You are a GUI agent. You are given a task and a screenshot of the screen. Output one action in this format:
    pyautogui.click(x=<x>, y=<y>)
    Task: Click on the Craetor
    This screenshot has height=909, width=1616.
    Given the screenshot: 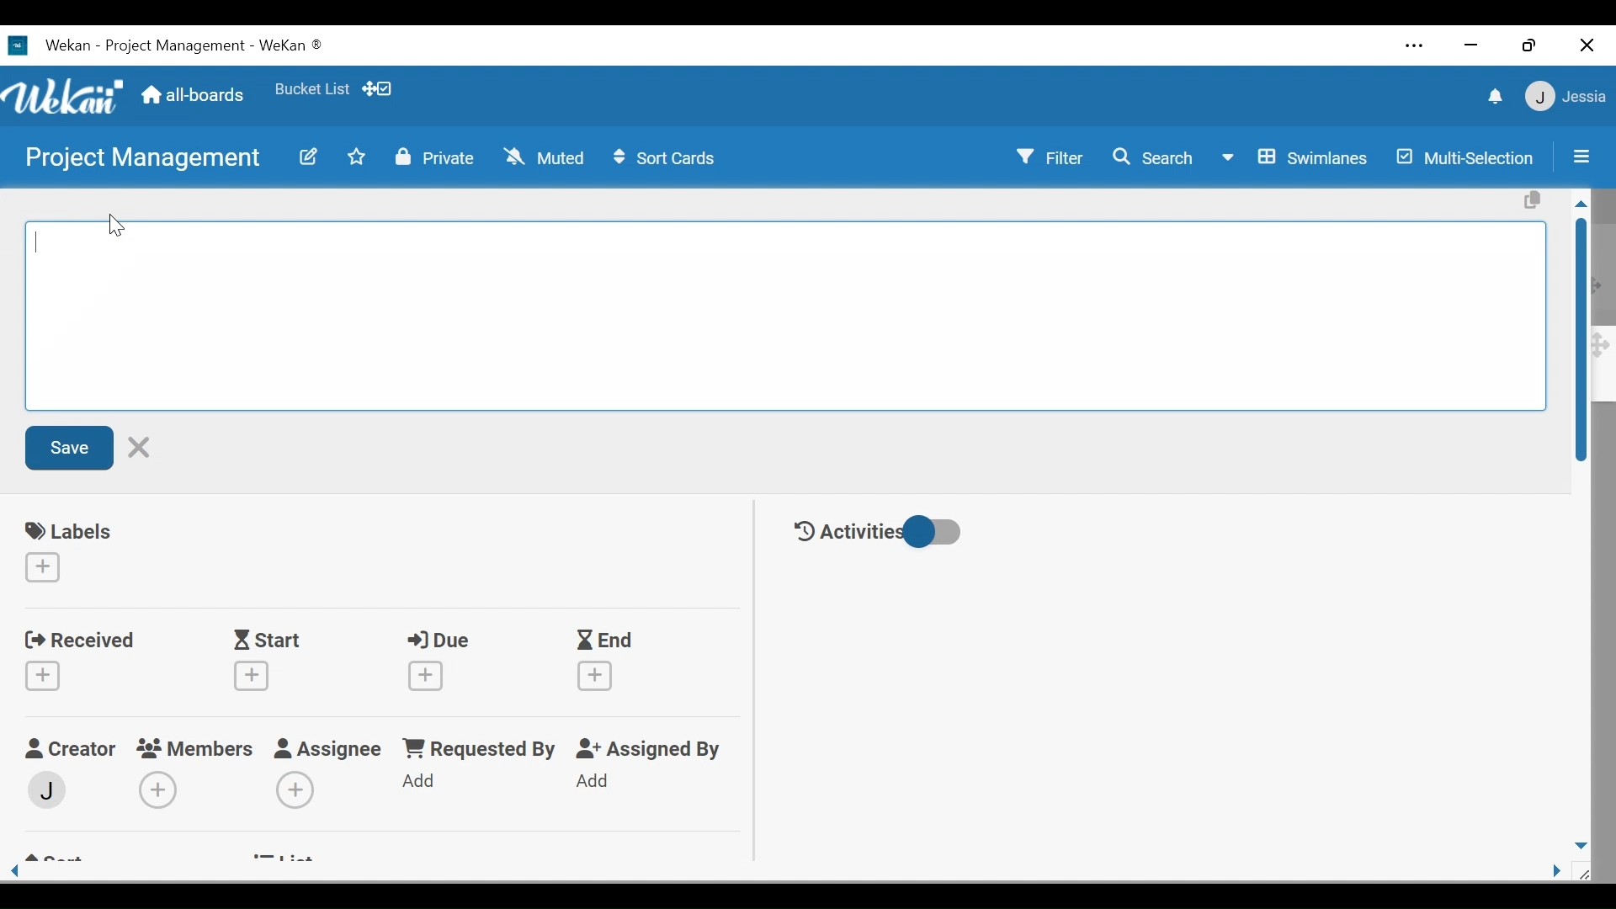 What is the action you would take?
    pyautogui.click(x=69, y=747)
    